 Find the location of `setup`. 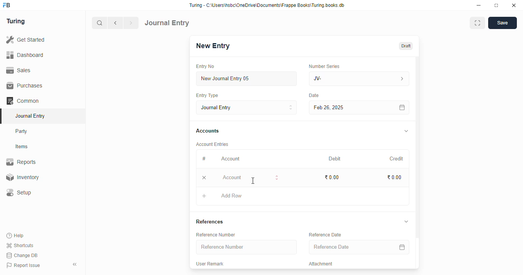

setup is located at coordinates (20, 193).